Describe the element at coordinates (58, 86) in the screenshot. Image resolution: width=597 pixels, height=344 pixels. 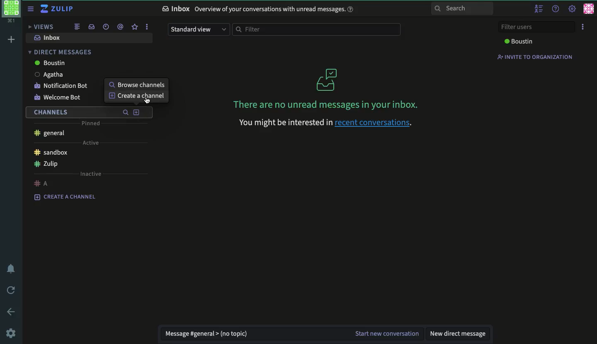
I see `notification bot` at that location.